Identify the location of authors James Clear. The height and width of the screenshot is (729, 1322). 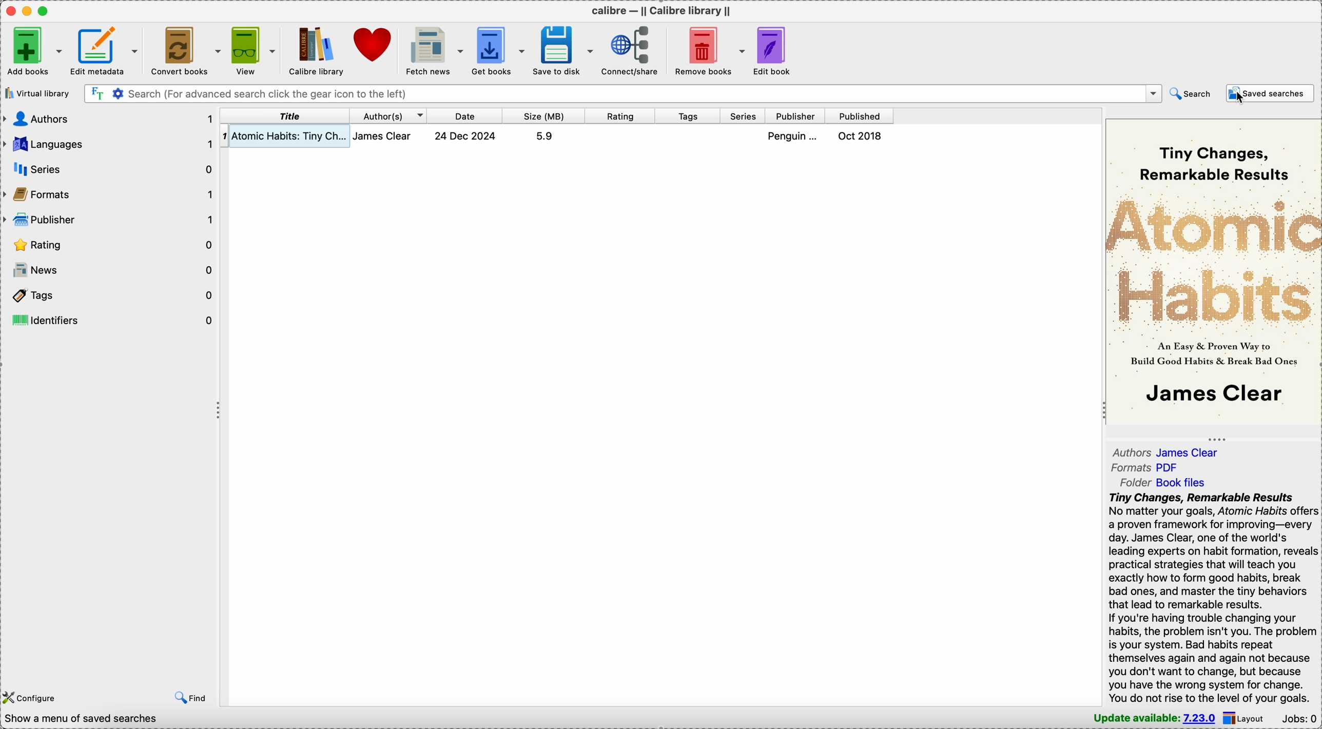
(1171, 451).